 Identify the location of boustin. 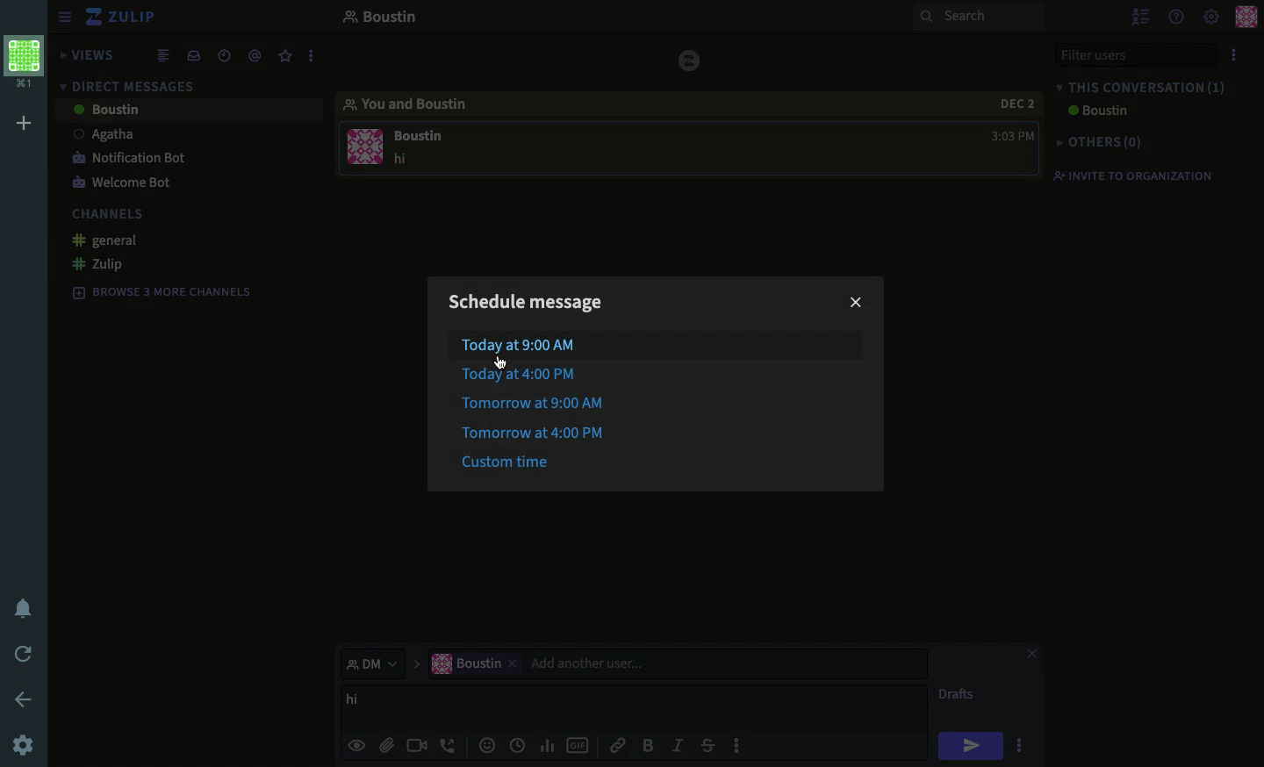
(391, 14).